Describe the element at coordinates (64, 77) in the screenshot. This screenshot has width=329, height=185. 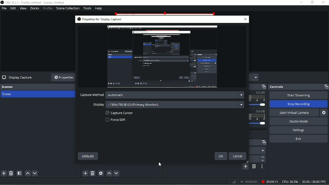
I see `Properties` at that location.